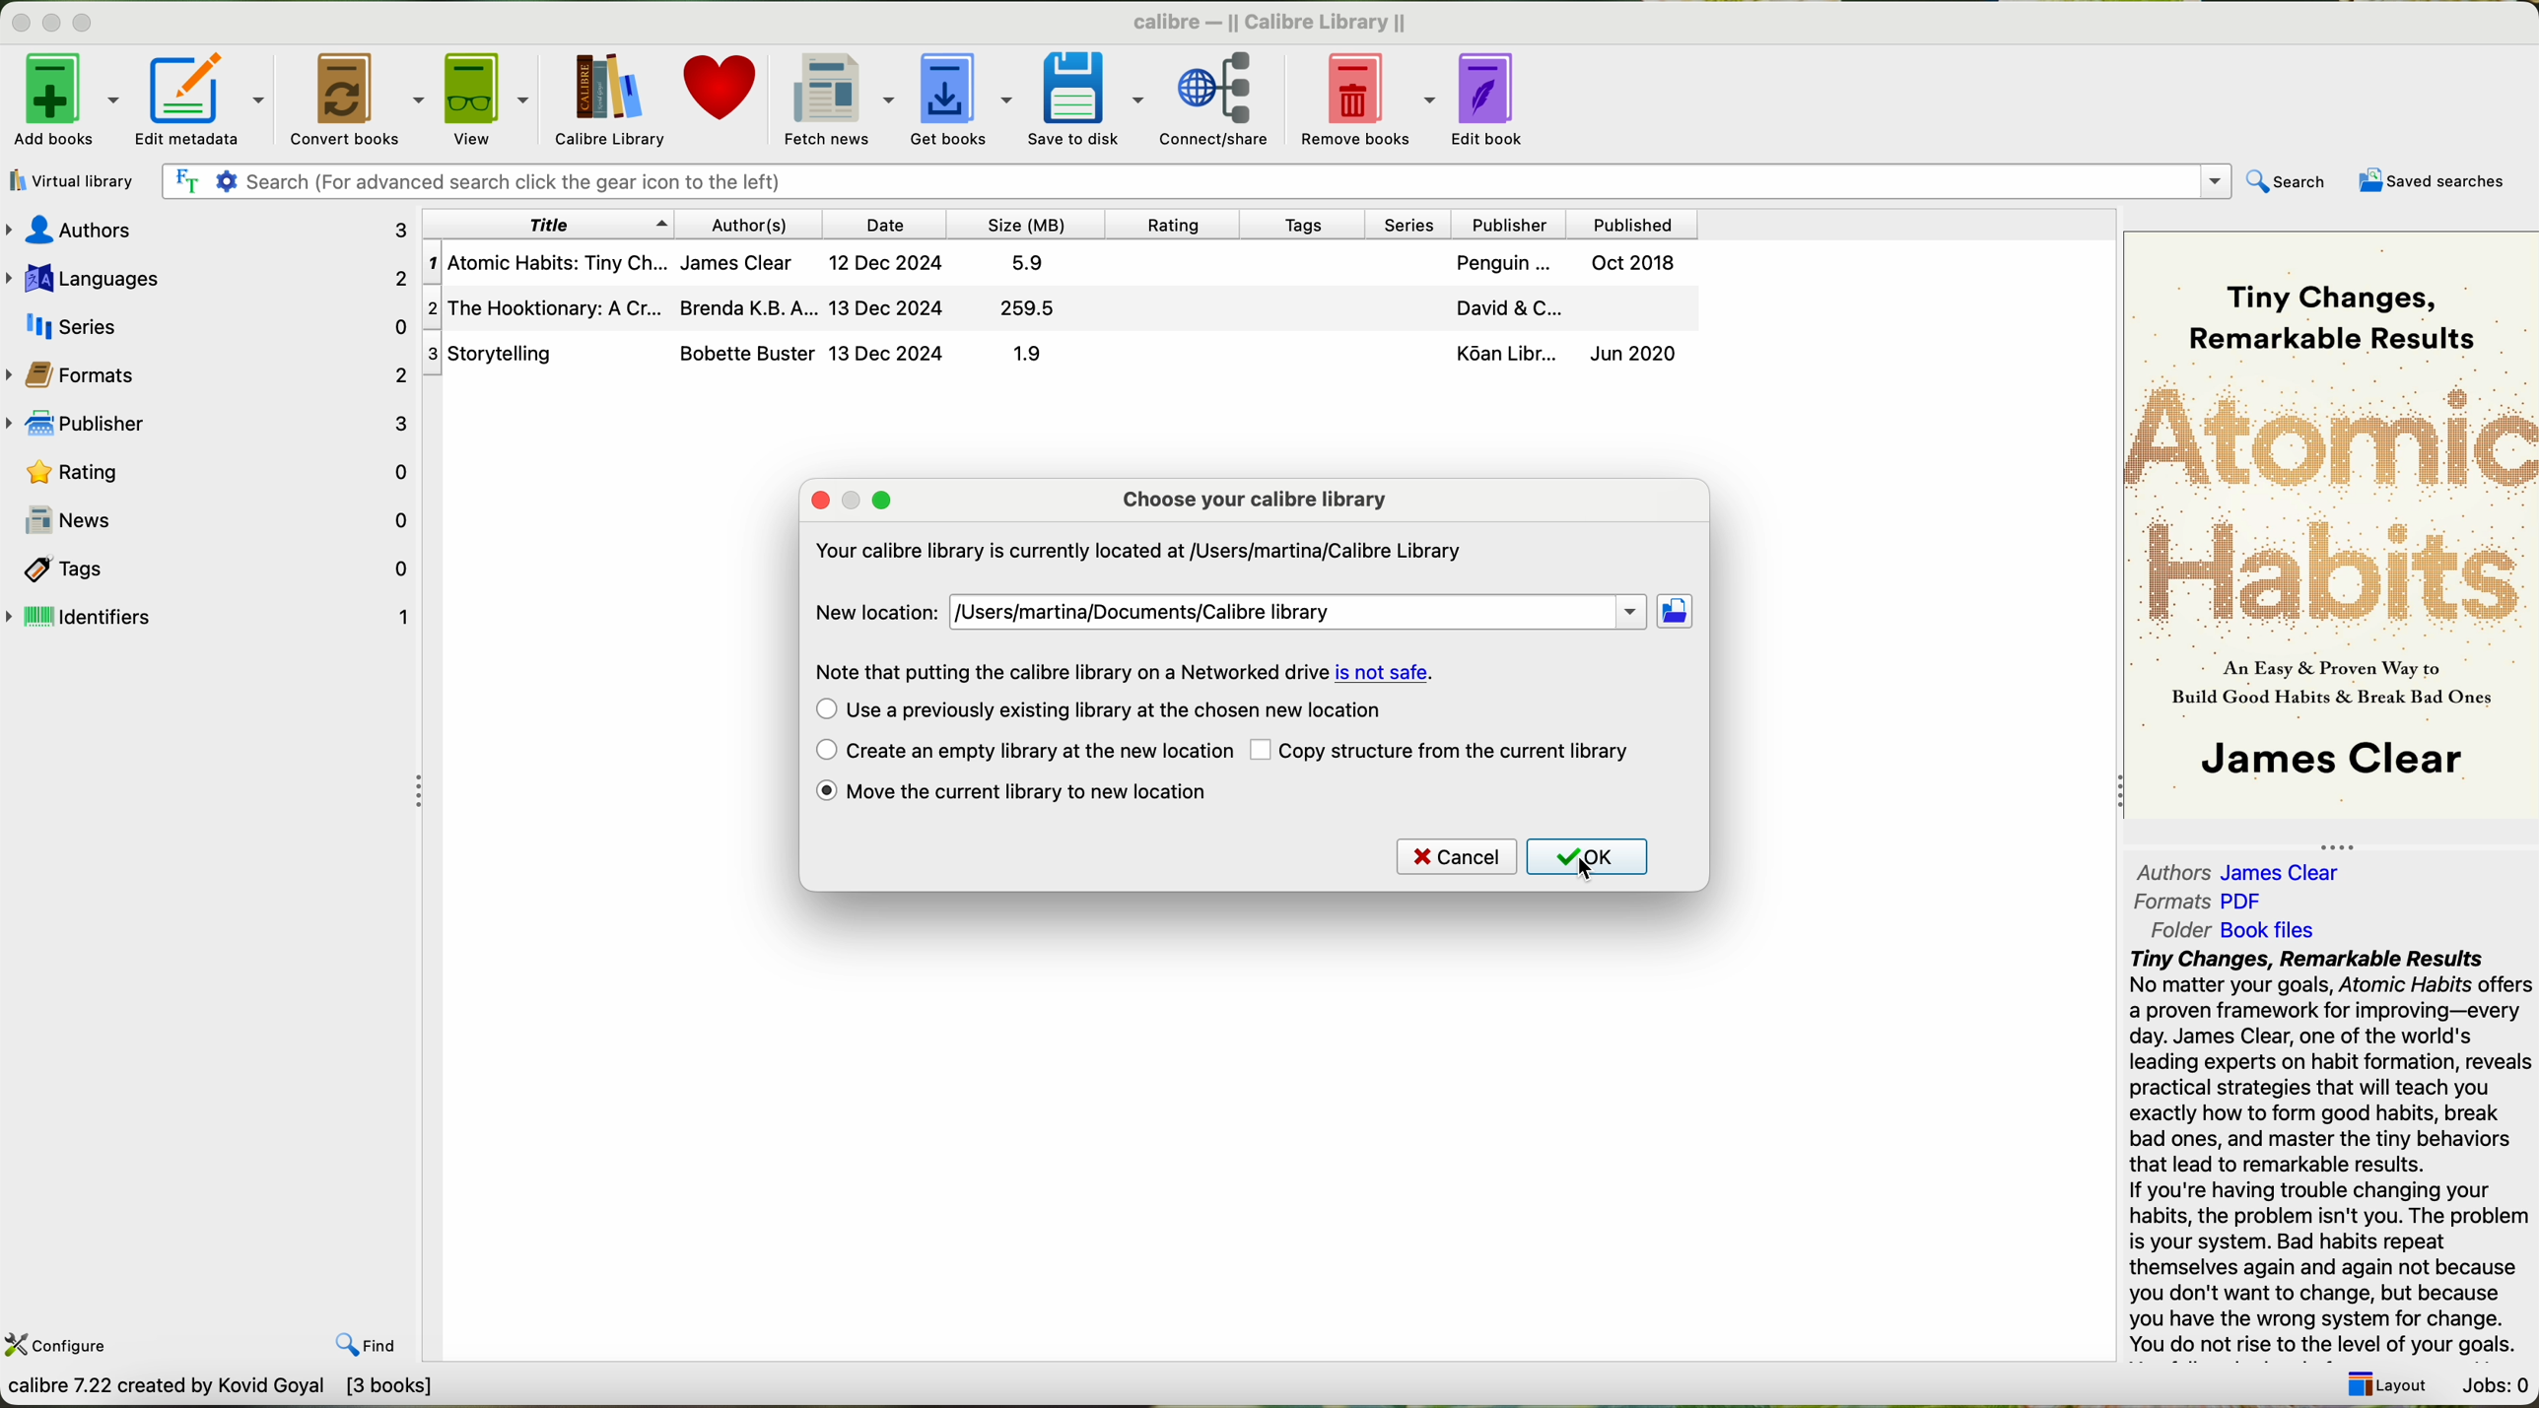 The width and height of the screenshot is (2539, 1408). Describe the element at coordinates (719, 93) in the screenshot. I see `donate` at that location.